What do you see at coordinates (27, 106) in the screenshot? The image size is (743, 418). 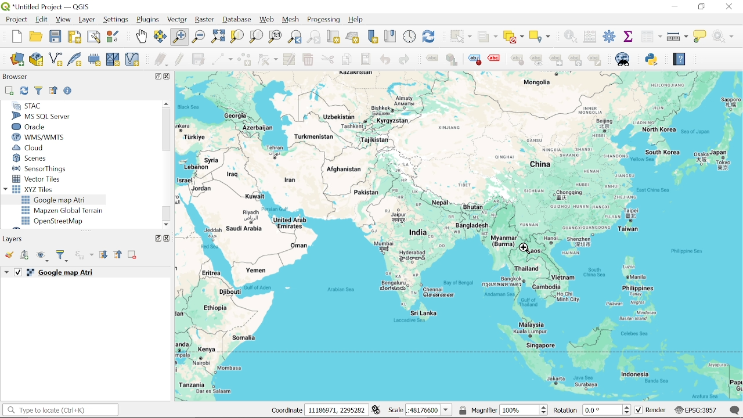 I see `STAC` at bounding box center [27, 106].